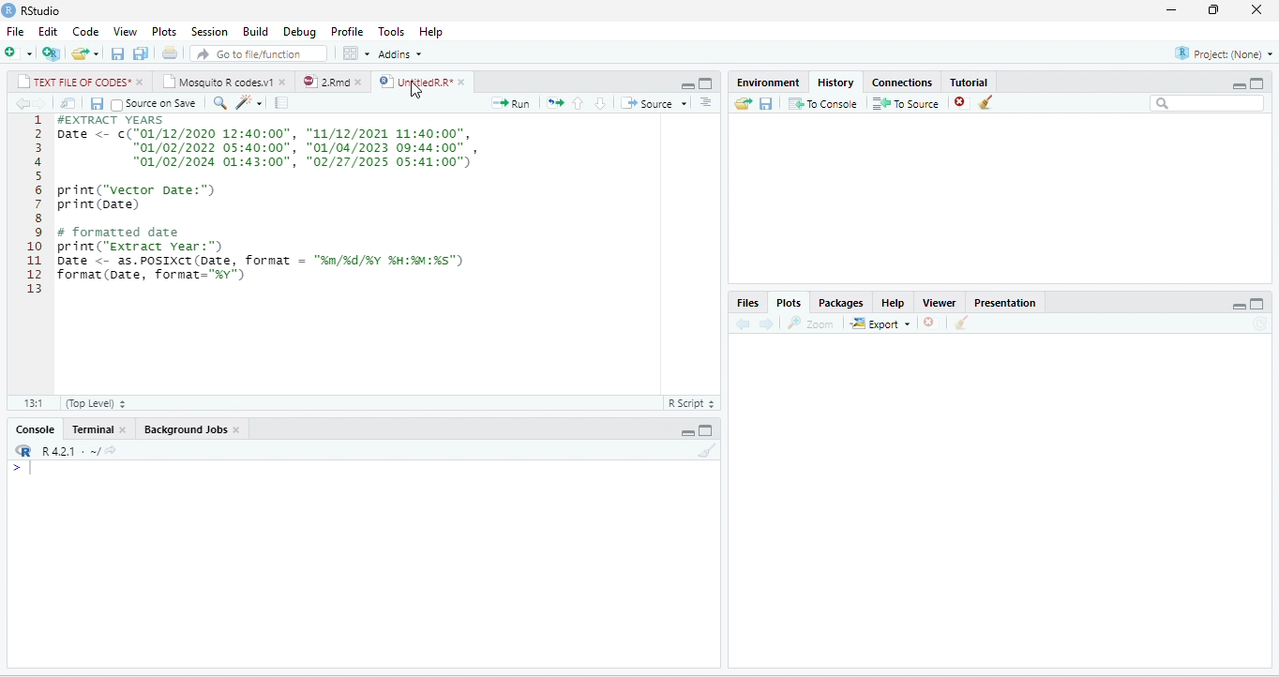 The image size is (1279, 677). What do you see at coordinates (118, 53) in the screenshot?
I see `save` at bounding box center [118, 53].